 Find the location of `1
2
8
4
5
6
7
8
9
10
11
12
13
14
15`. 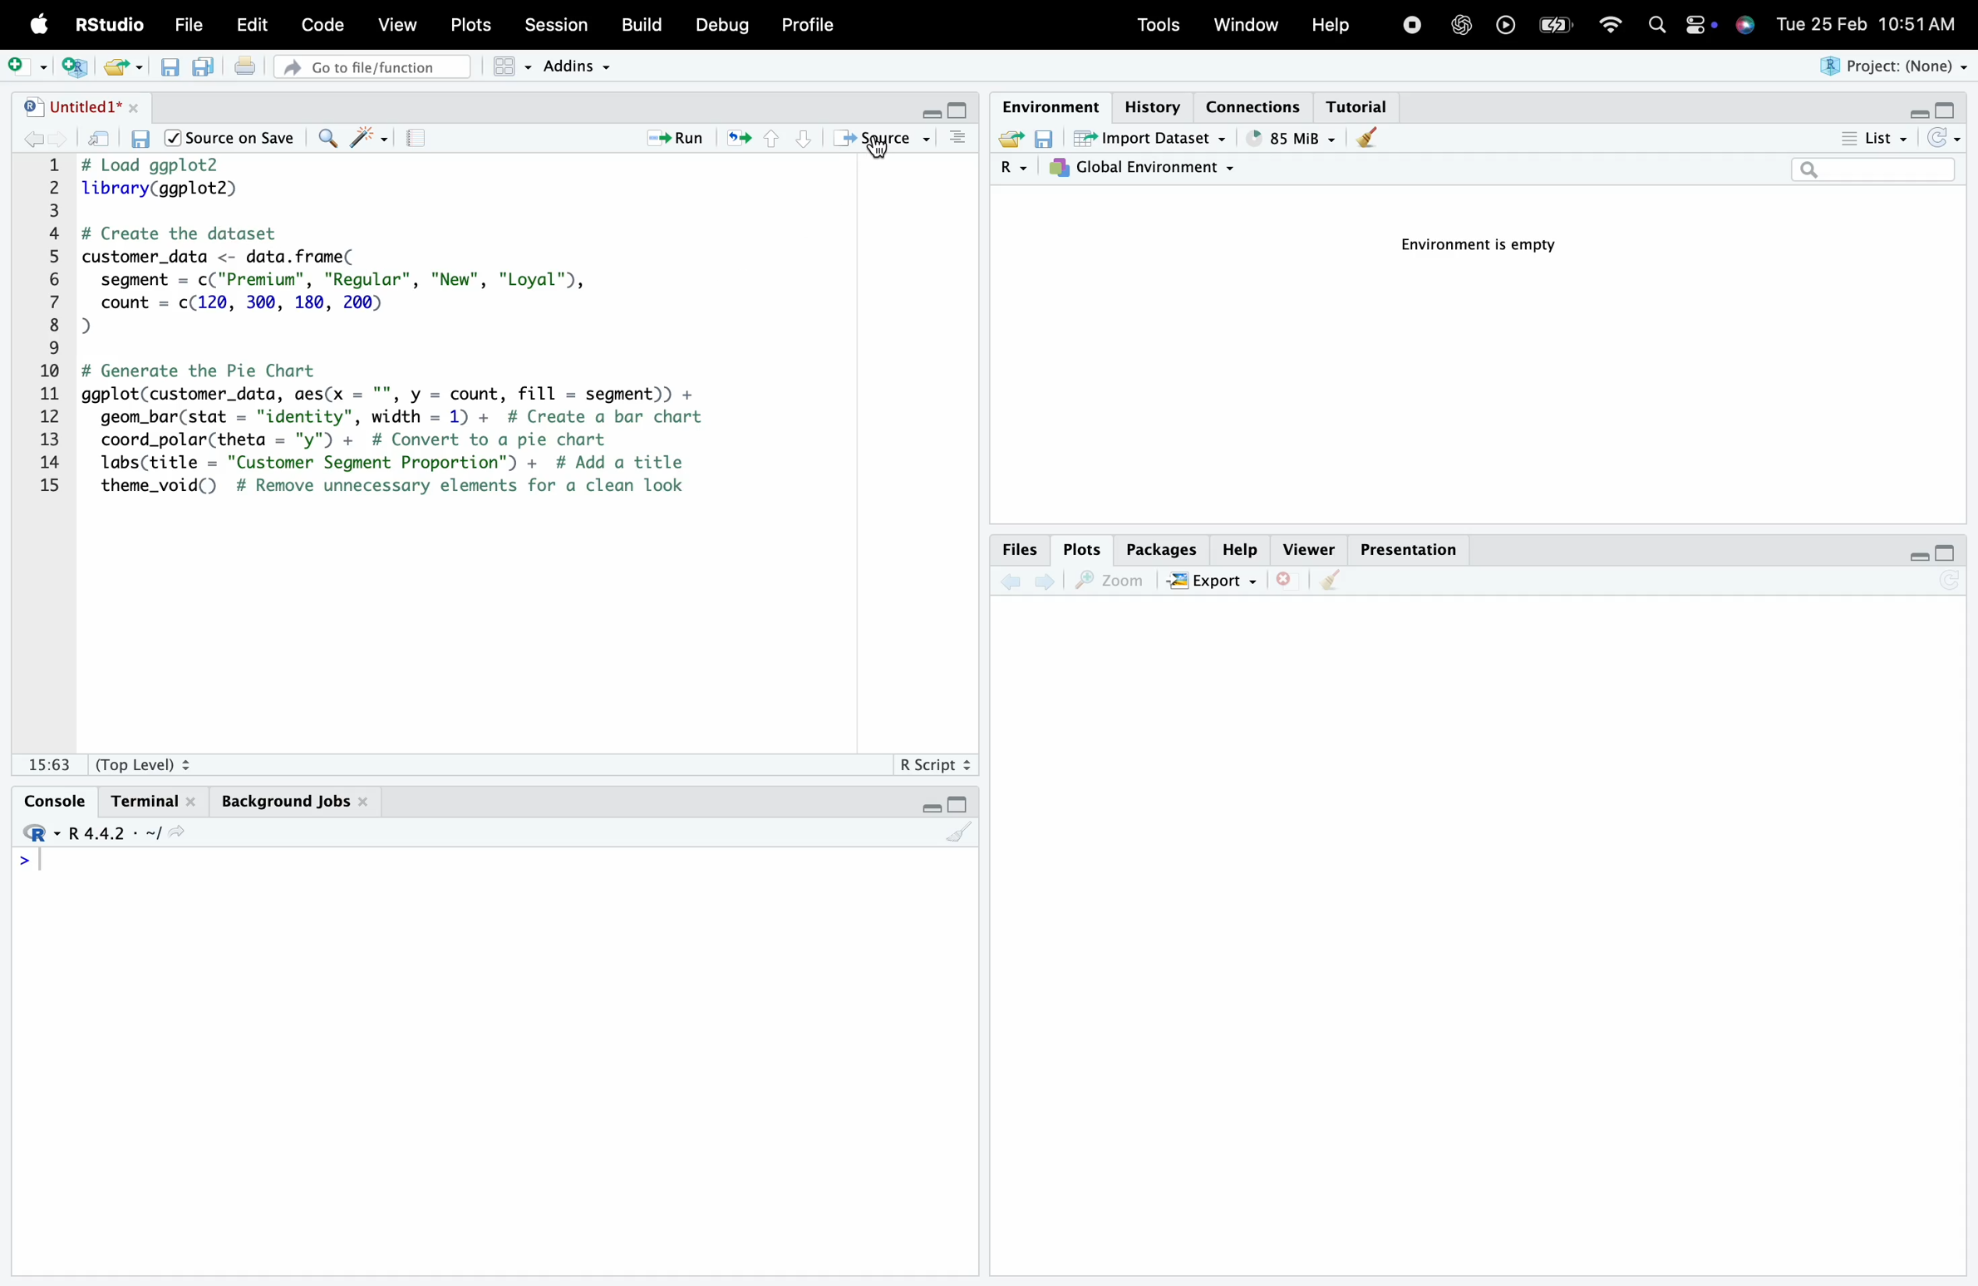

1
2
8
4
5
6
7
8
9
10
11
12
13
14
15 is located at coordinates (55, 325).